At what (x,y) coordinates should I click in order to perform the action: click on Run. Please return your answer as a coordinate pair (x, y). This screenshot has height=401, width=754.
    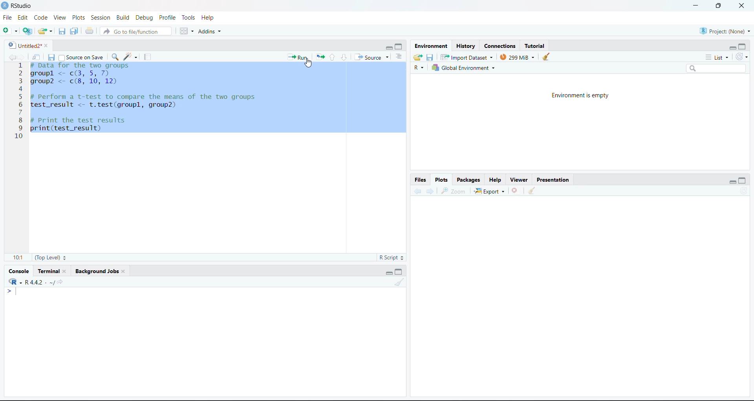
    Looking at the image, I should click on (298, 57).